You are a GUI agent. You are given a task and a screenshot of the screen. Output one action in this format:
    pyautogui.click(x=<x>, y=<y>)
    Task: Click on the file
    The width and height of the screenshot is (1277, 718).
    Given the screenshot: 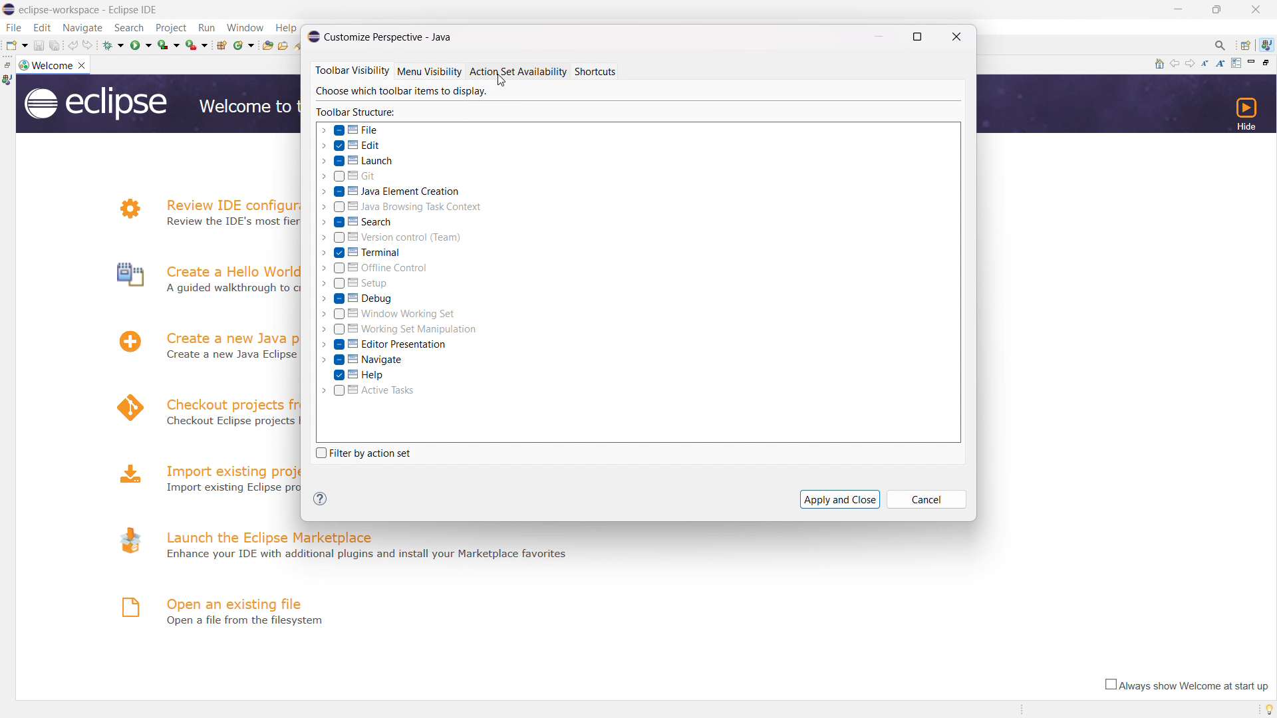 What is the action you would take?
    pyautogui.click(x=350, y=129)
    